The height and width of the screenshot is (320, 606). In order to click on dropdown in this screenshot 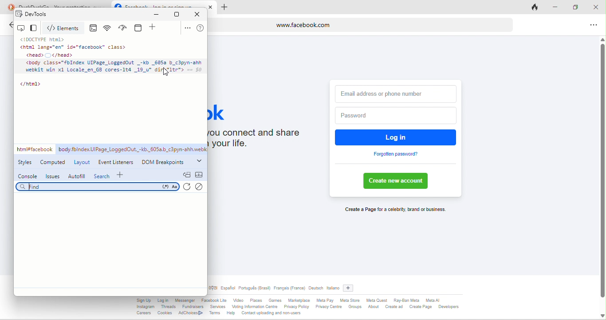, I will do `click(200, 160)`.